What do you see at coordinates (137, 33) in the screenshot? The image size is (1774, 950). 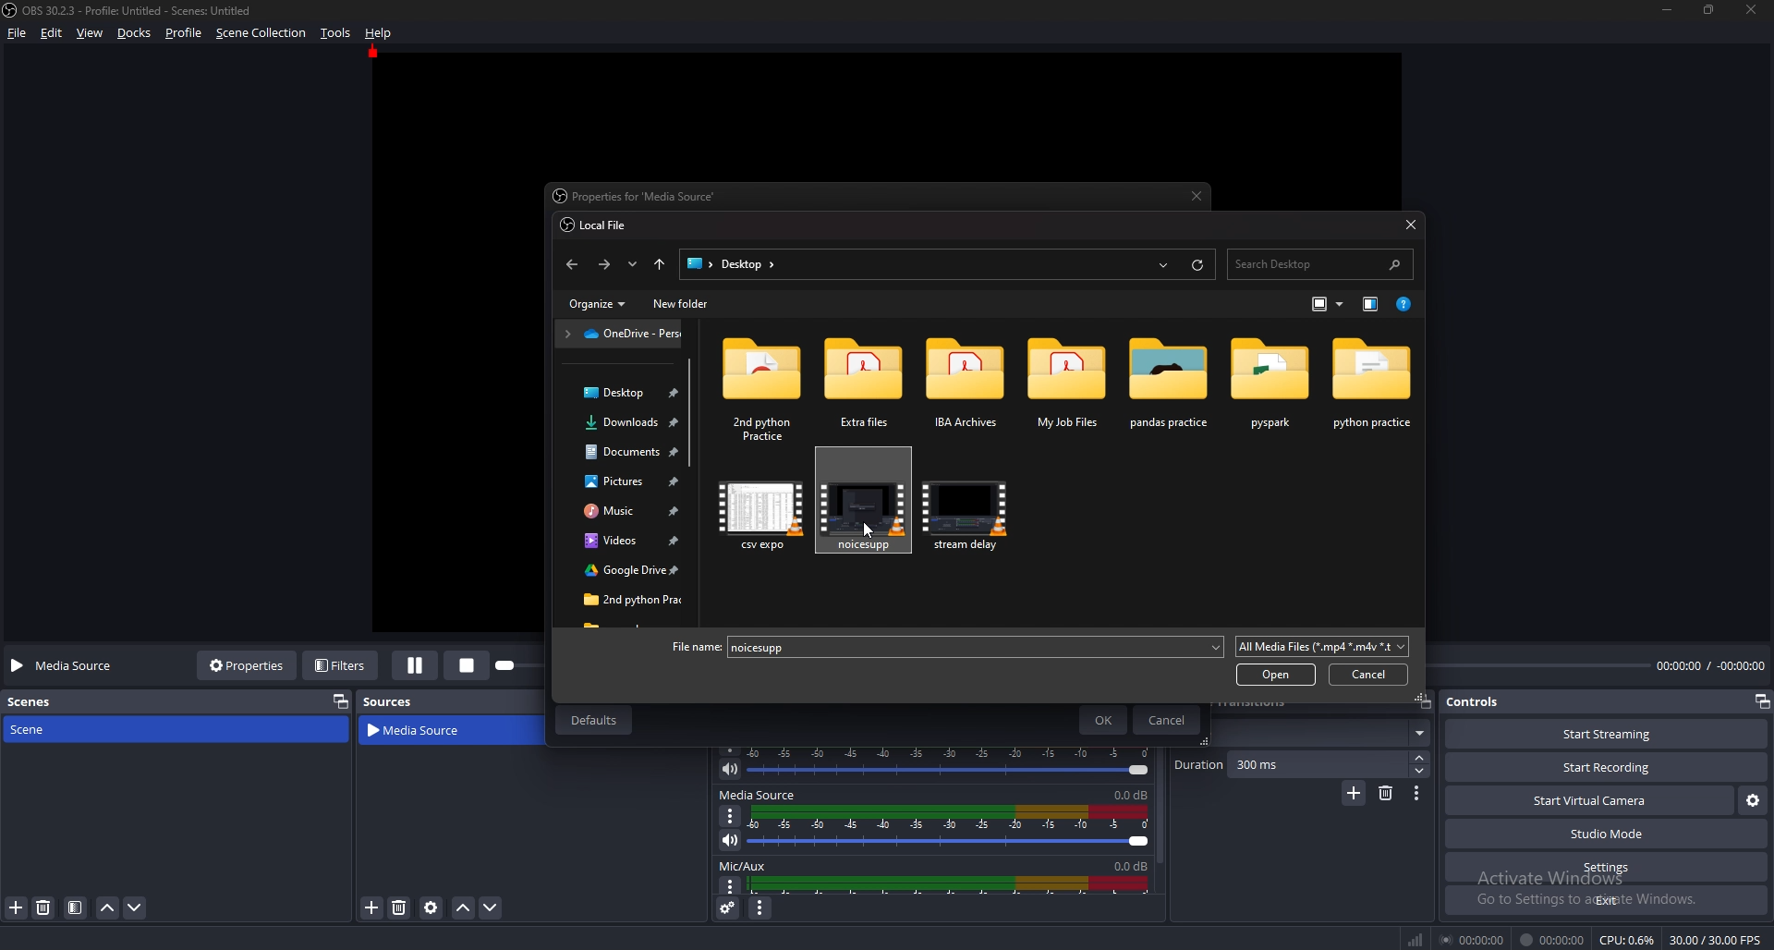 I see `Docks` at bounding box center [137, 33].